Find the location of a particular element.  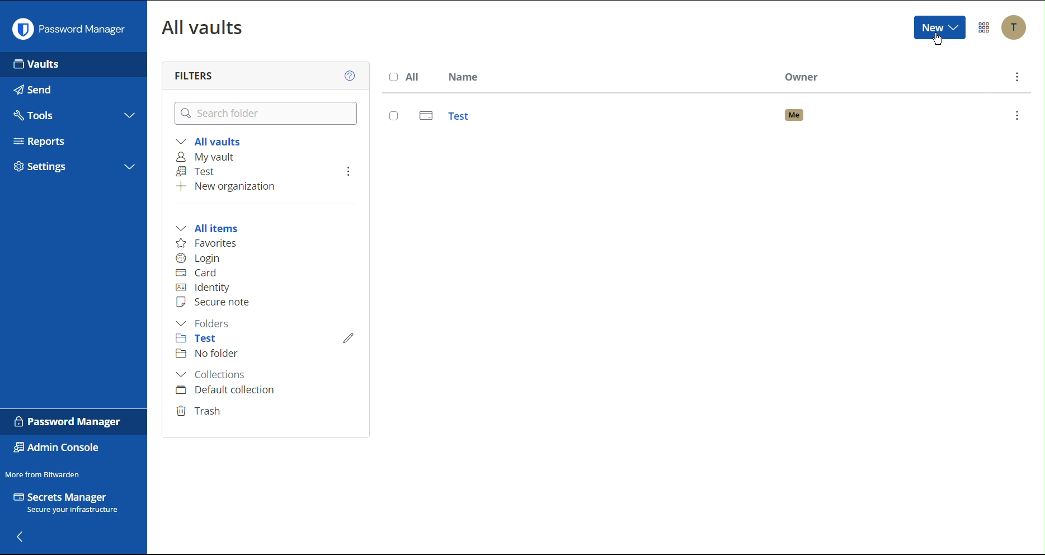

Owner is located at coordinates (804, 77).